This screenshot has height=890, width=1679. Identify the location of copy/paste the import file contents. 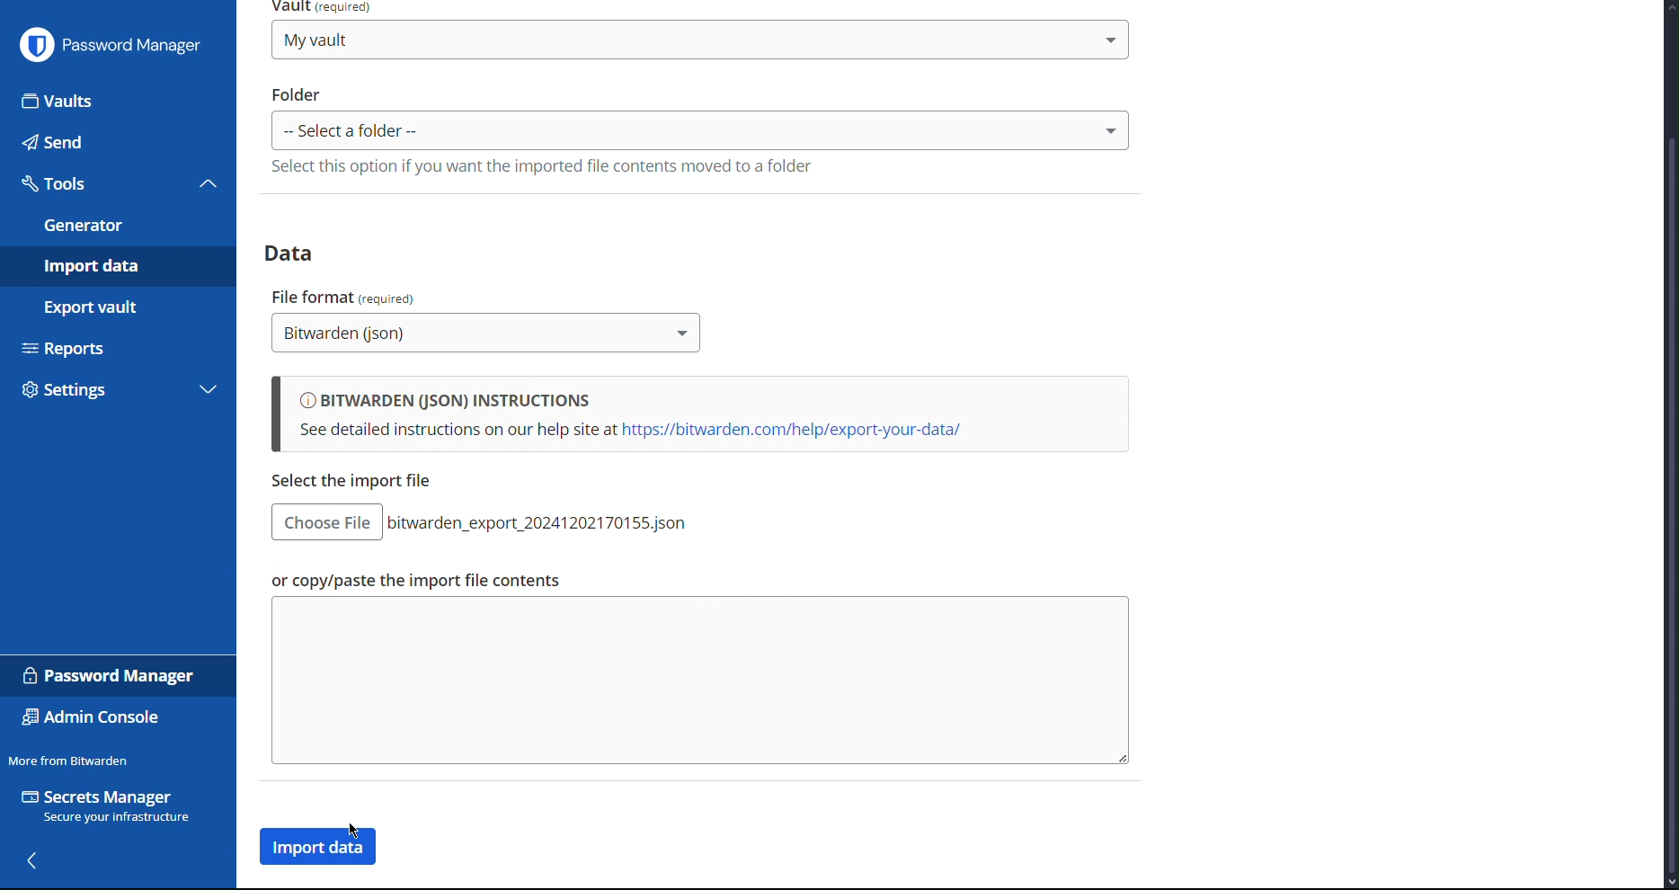
(697, 681).